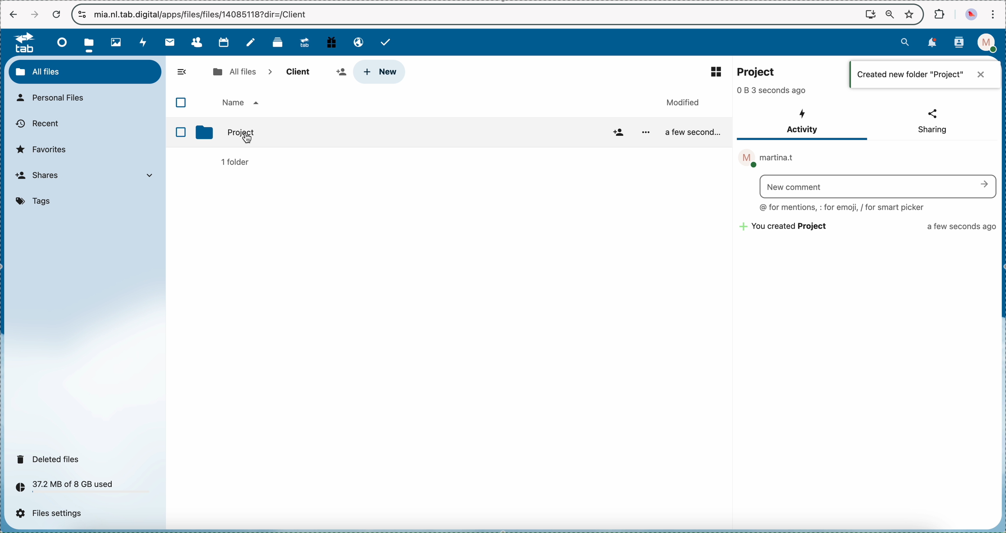 The width and height of the screenshot is (1006, 533). What do you see at coordinates (56, 15) in the screenshot?
I see `cancel` at bounding box center [56, 15].